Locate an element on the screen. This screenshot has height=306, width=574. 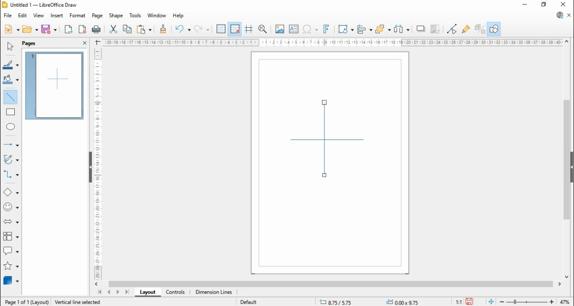
Scale is located at coordinates (331, 42).